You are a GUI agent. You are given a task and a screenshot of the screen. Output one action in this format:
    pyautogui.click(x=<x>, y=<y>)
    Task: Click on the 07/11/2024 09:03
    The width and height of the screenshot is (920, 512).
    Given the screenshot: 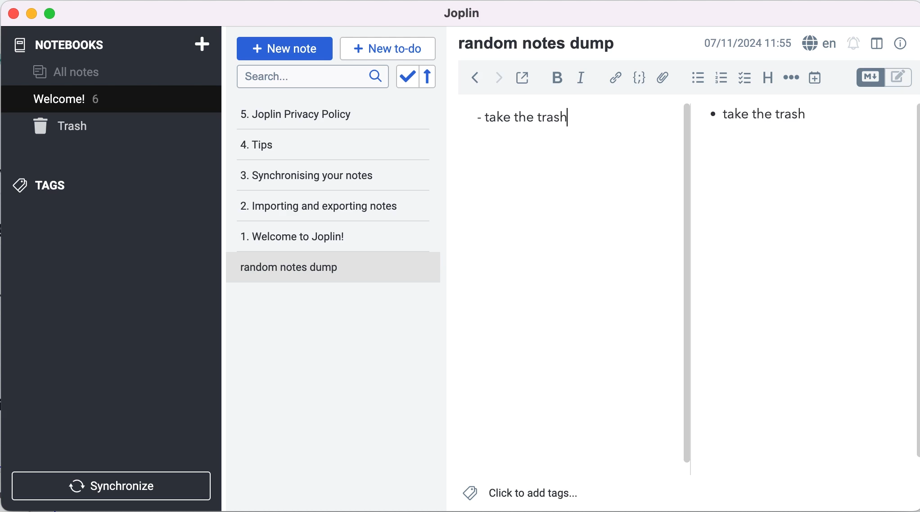 What is the action you would take?
    pyautogui.click(x=748, y=43)
    